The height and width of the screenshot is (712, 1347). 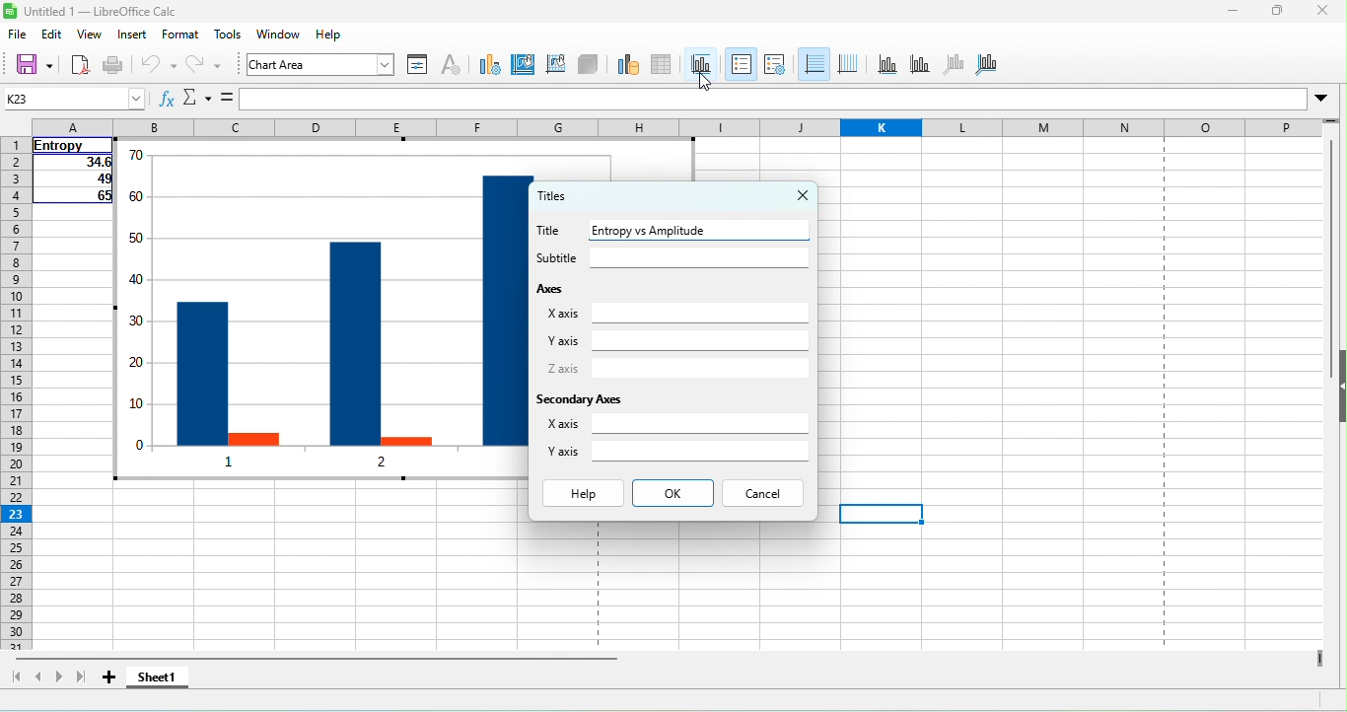 I want to click on amp1, so click(x=256, y=440).